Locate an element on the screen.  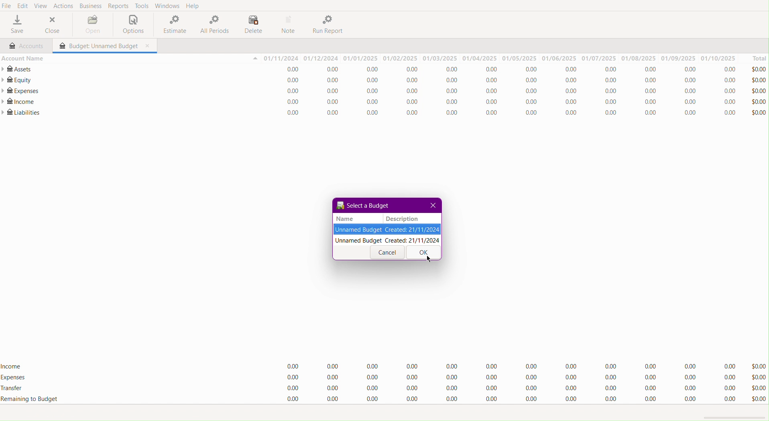
Options is located at coordinates (131, 25).